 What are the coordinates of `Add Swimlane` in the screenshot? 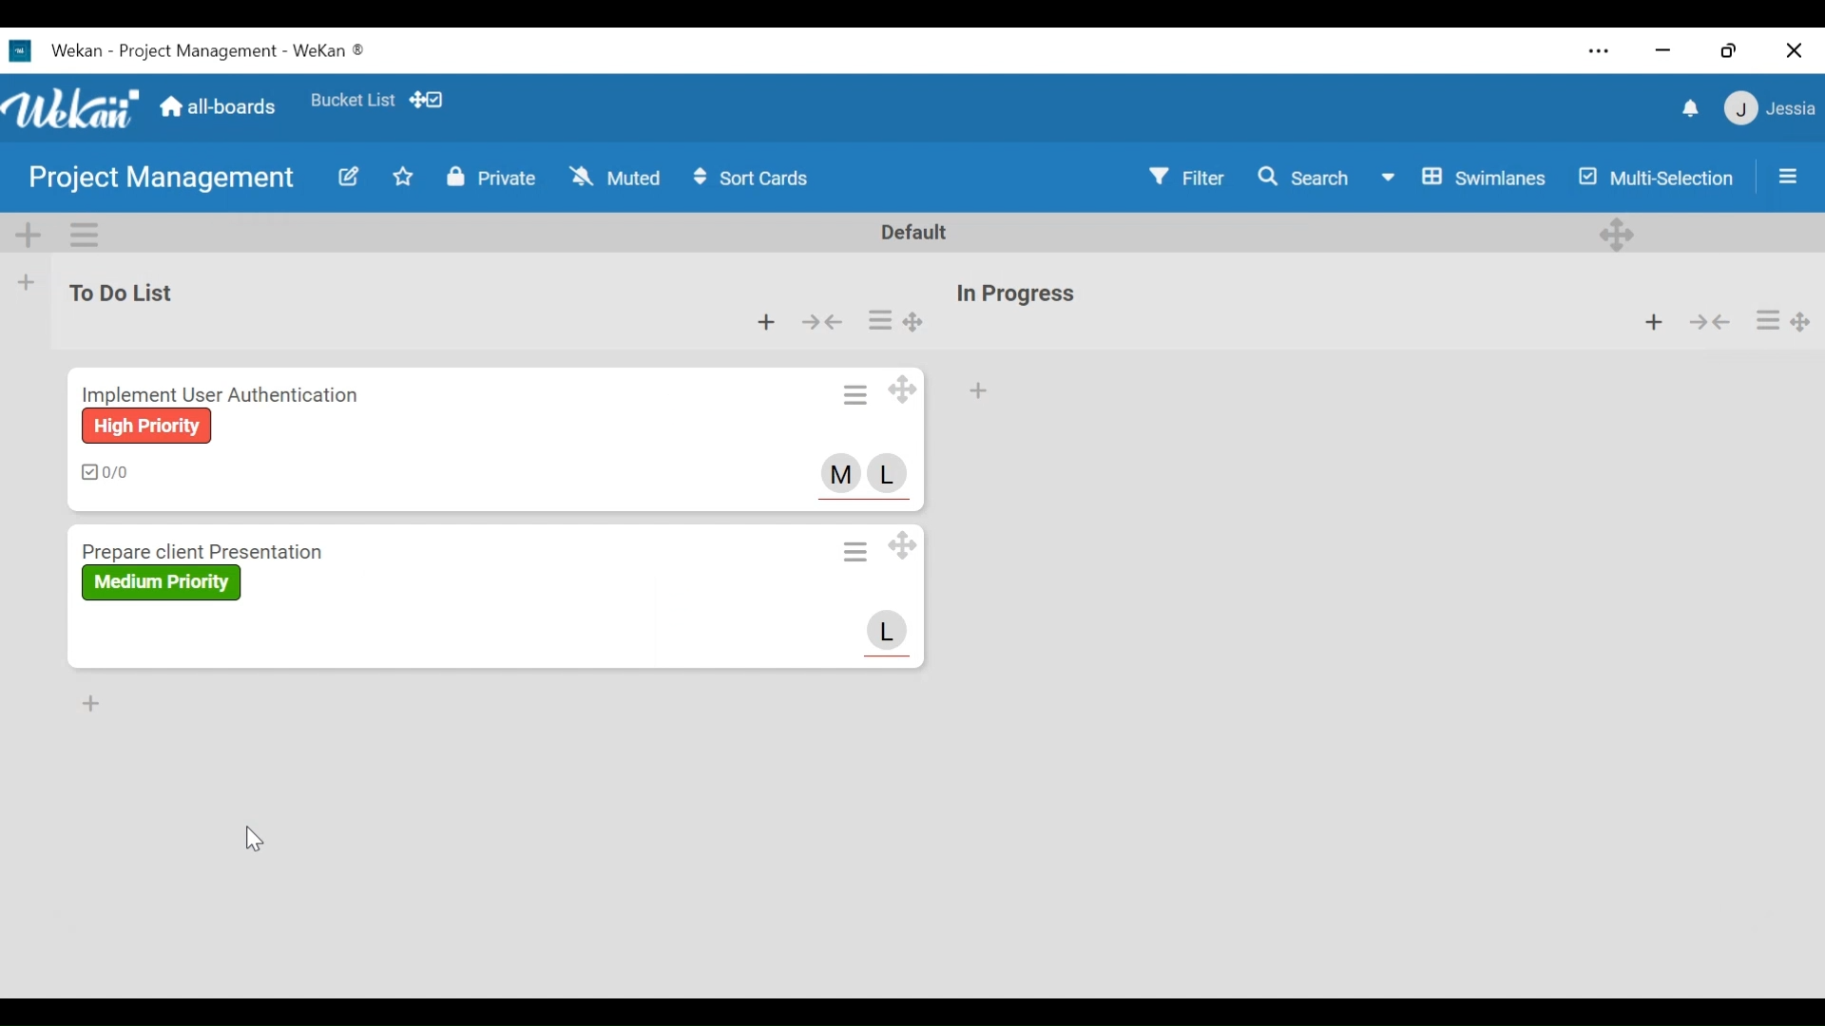 It's located at (29, 235).